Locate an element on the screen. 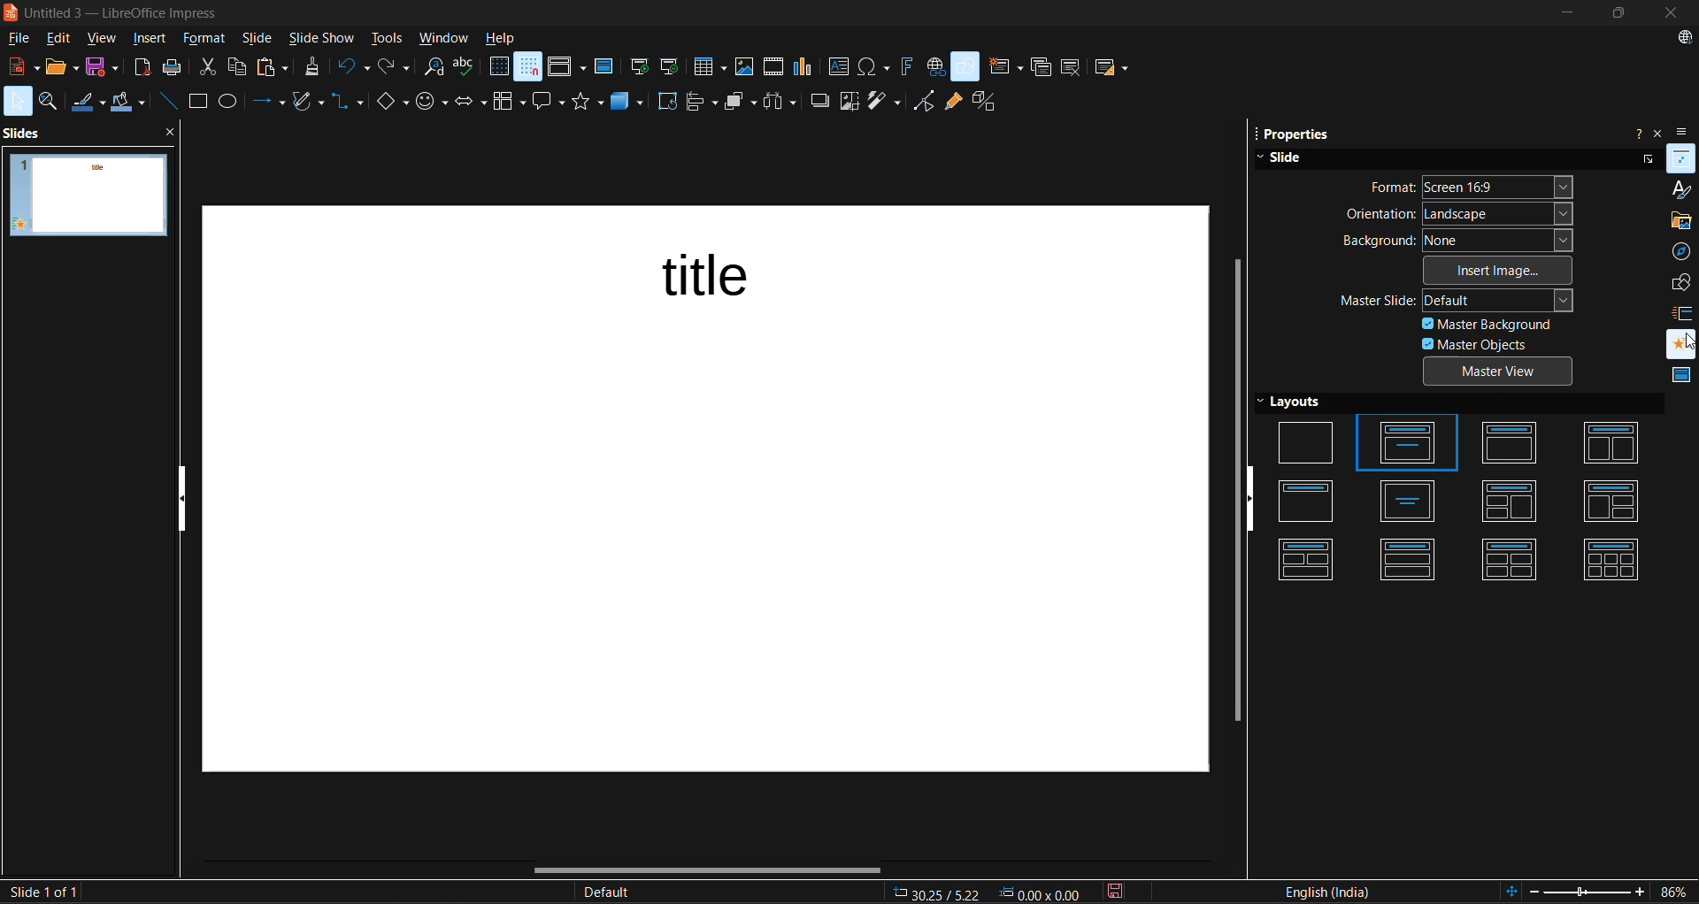  master slide is located at coordinates (1460, 298).